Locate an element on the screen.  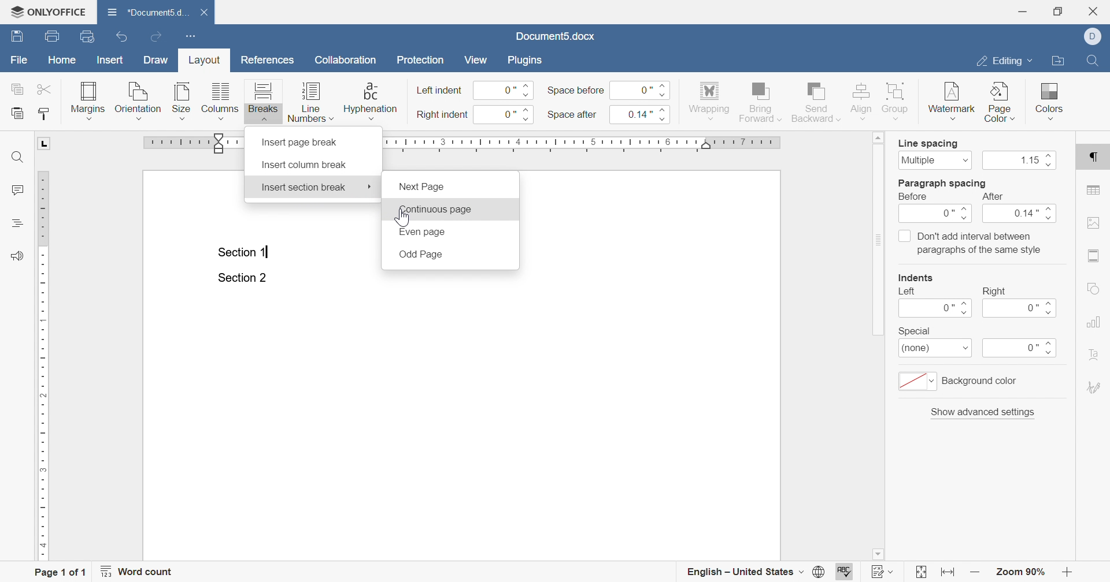
fit to width is located at coordinates (949, 574).